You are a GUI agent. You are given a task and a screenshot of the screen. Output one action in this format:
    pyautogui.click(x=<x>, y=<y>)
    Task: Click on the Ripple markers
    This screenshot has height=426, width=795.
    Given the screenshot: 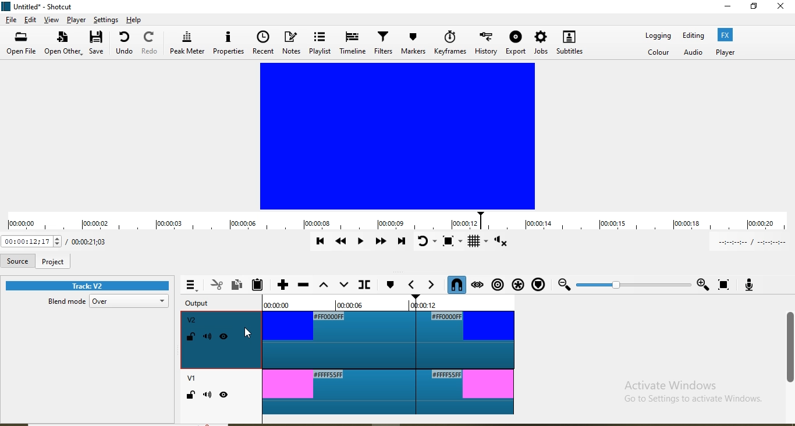 What is the action you would take?
    pyautogui.click(x=541, y=285)
    